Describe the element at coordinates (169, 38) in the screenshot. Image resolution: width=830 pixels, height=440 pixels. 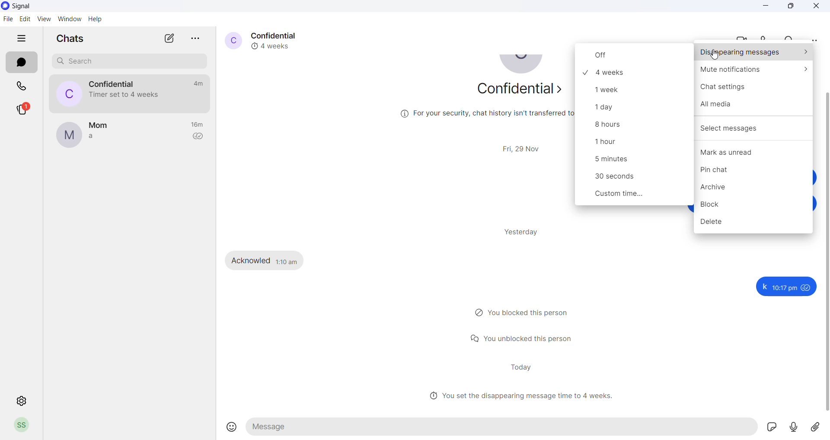
I see `new chat` at that location.